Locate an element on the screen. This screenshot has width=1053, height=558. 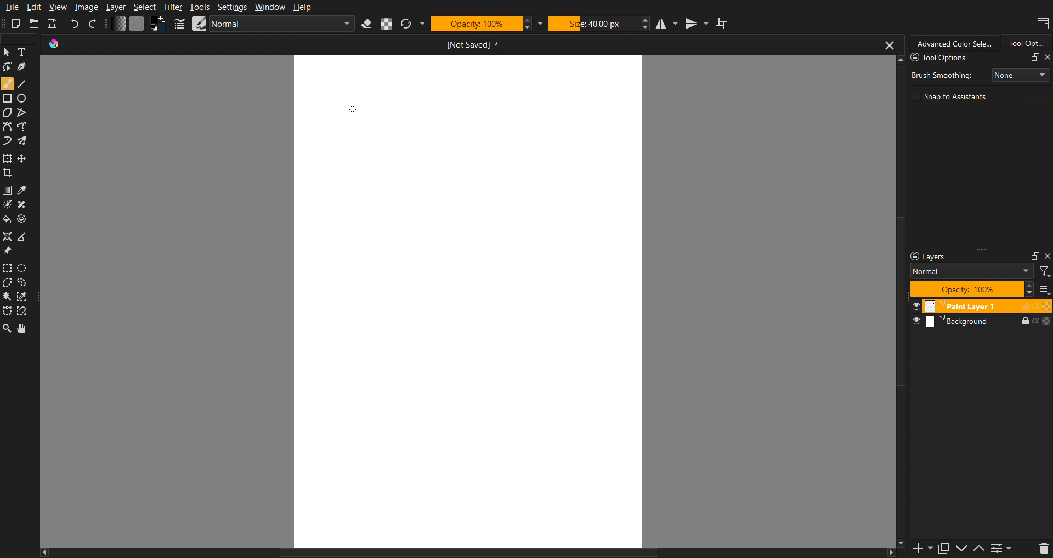
Bezier Curve is located at coordinates (27, 128).